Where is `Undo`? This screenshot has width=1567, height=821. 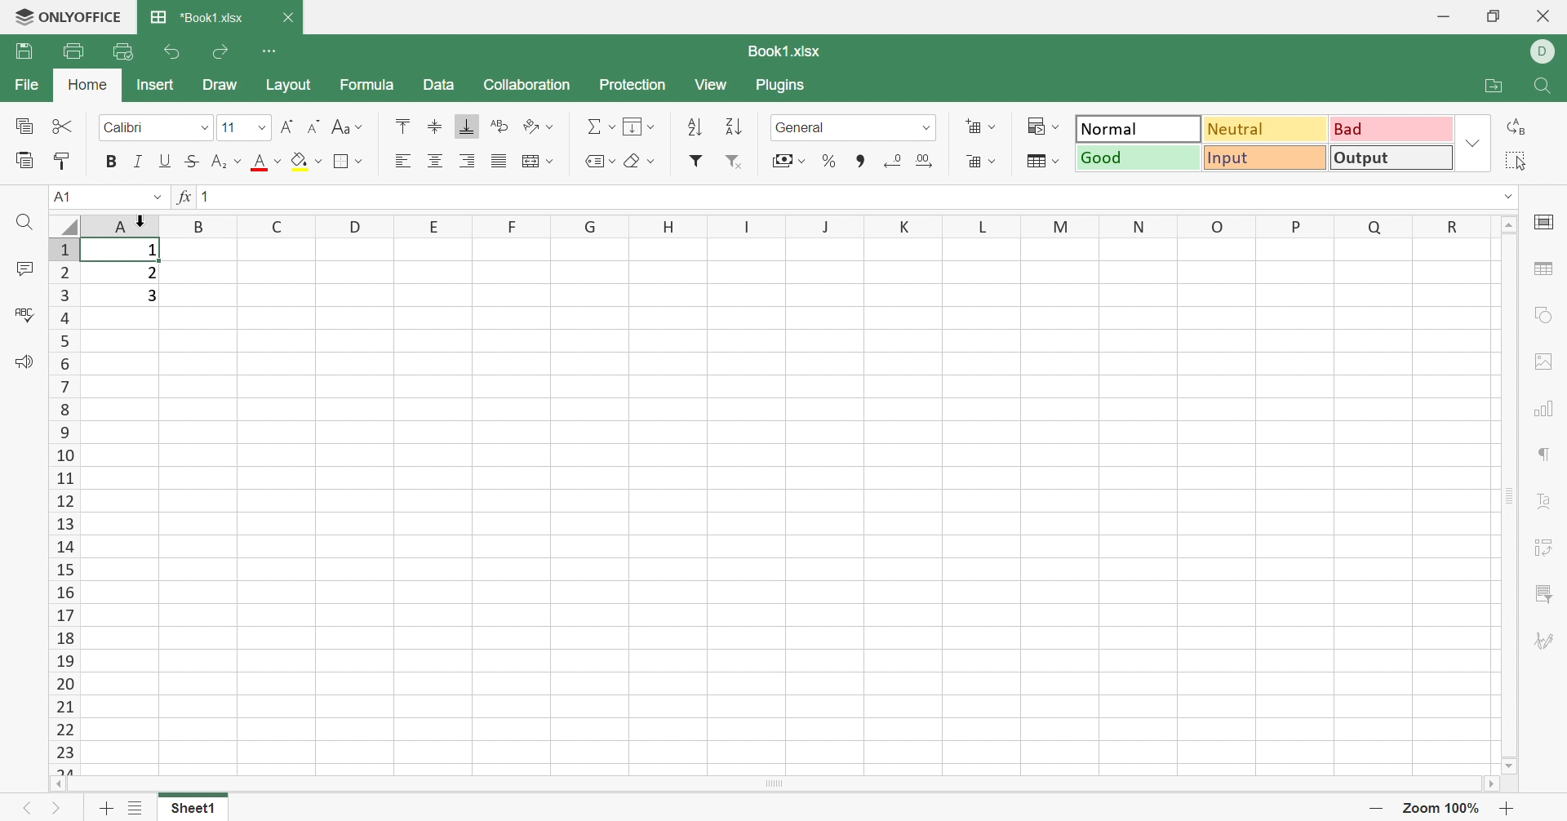 Undo is located at coordinates (175, 51).